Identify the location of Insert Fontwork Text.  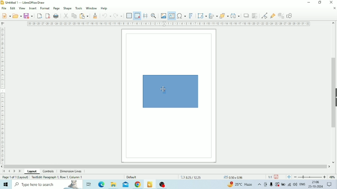
(191, 16).